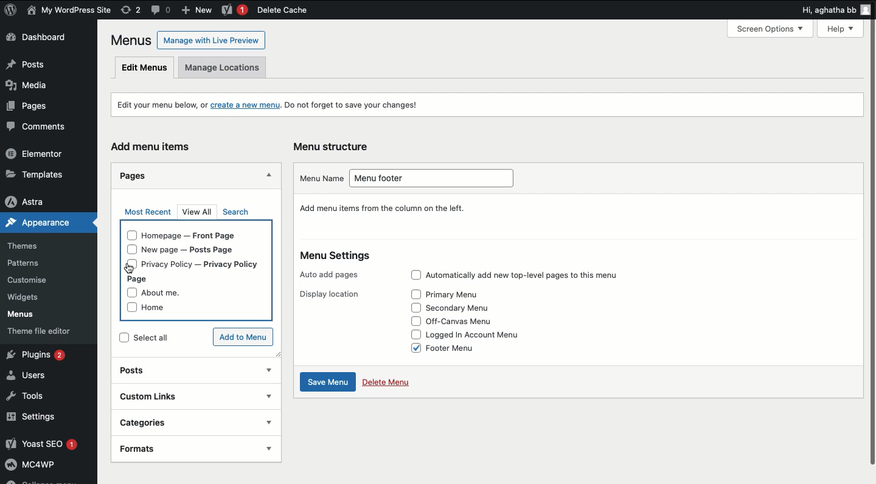 The width and height of the screenshot is (876, 484). What do you see at coordinates (33, 261) in the screenshot?
I see `Patterns` at bounding box center [33, 261].